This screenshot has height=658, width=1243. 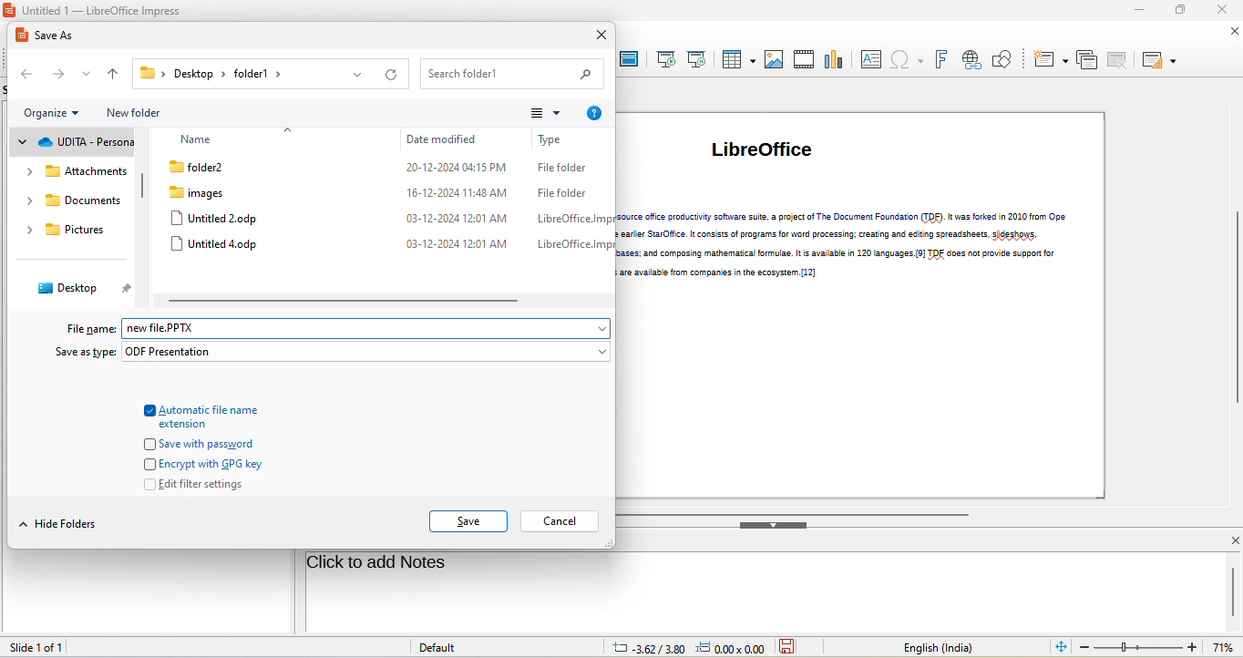 I want to click on new folder, so click(x=138, y=115).